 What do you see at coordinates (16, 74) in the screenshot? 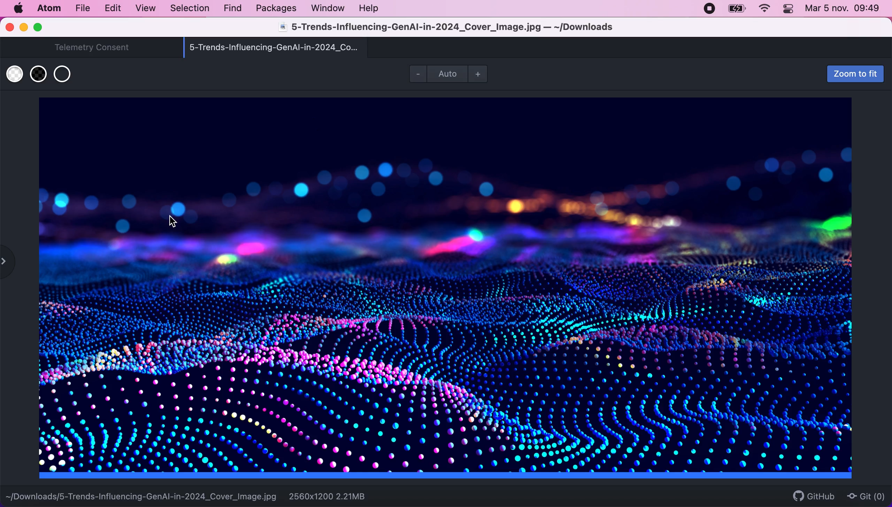
I see `use white transparent background` at bounding box center [16, 74].